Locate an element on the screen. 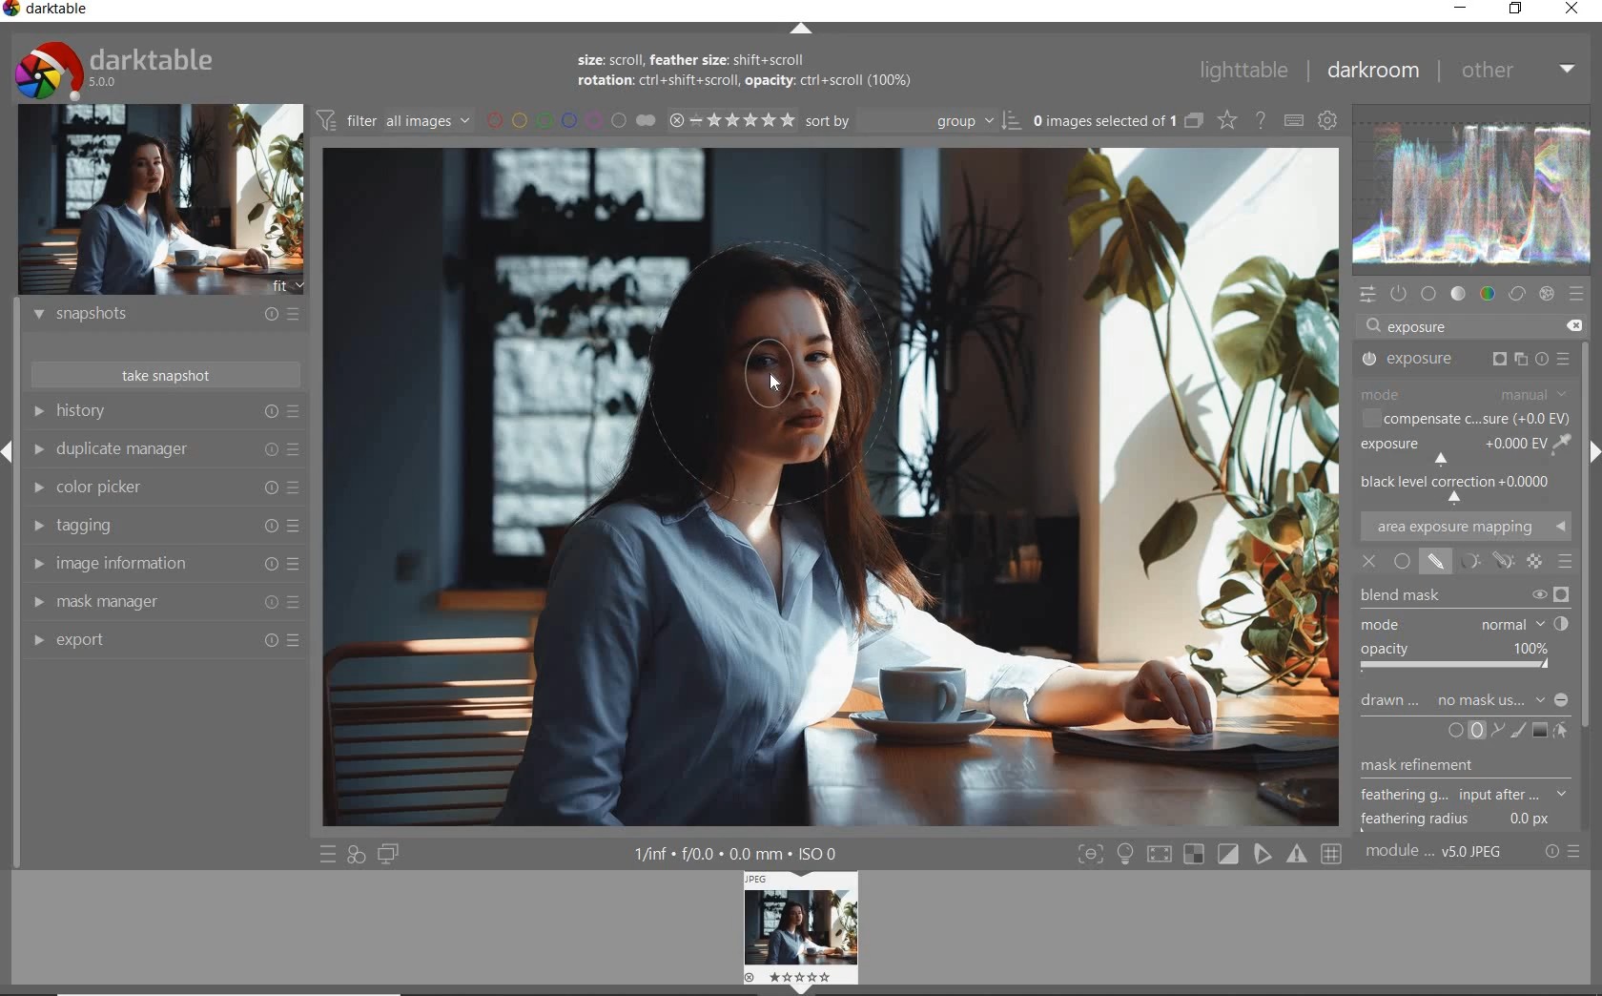 The image size is (1602, 996). enable online help is located at coordinates (1262, 120).